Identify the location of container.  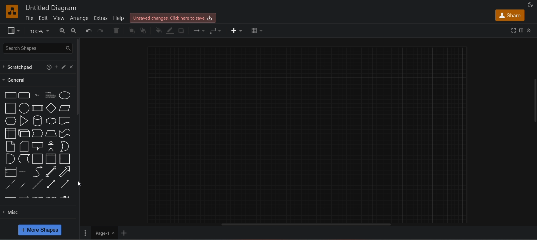
(50, 159).